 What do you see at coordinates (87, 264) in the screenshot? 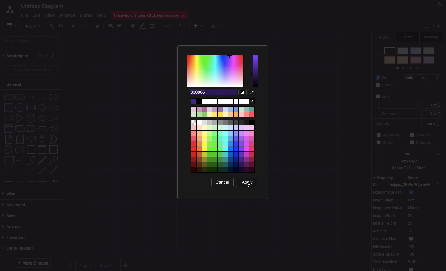
I see `Page 1` at bounding box center [87, 264].